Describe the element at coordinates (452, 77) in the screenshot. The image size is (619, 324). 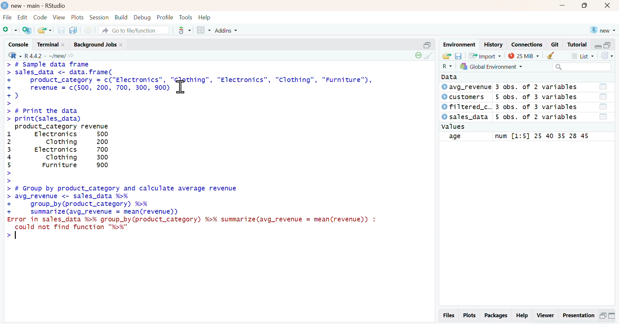
I see `Data` at that location.